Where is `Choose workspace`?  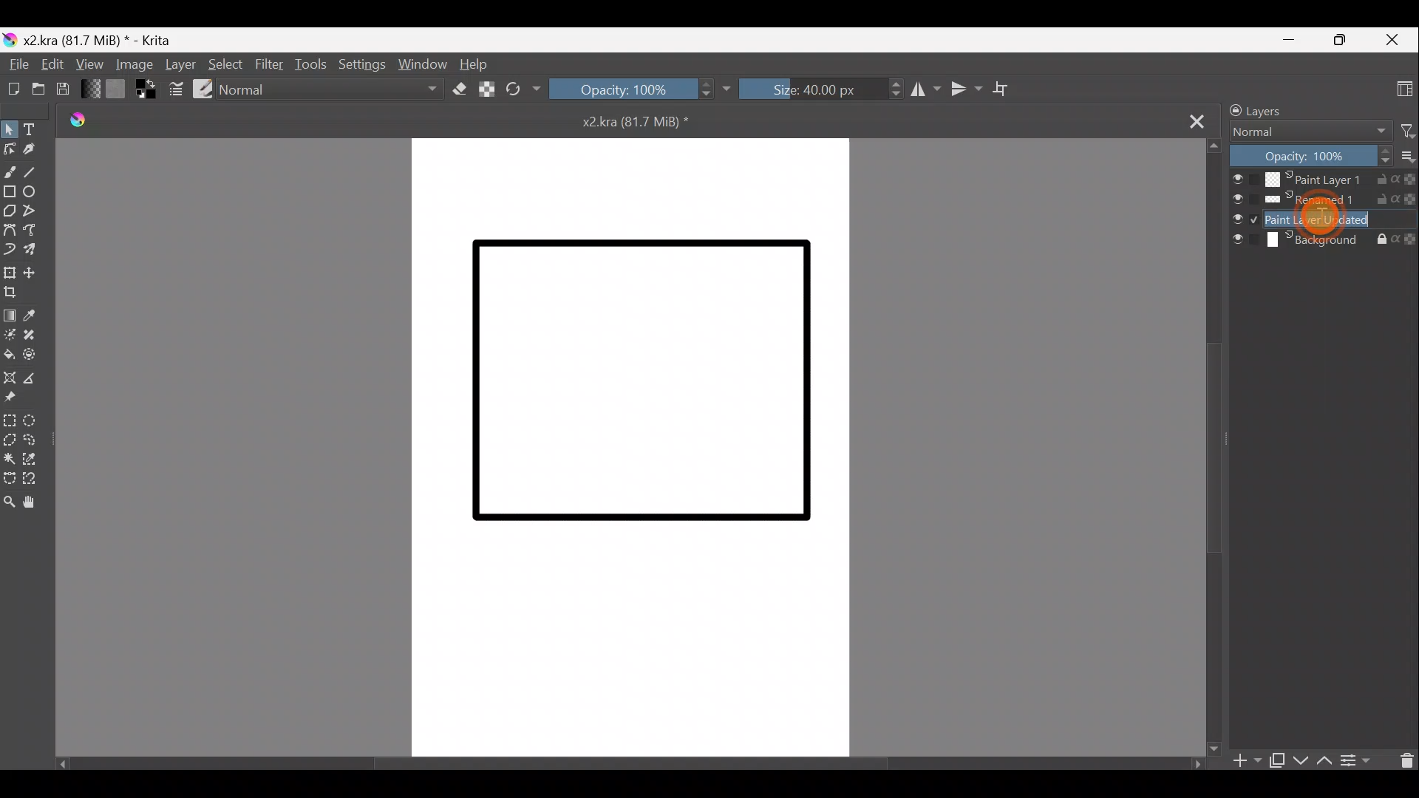 Choose workspace is located at coordinates (1393, 88).